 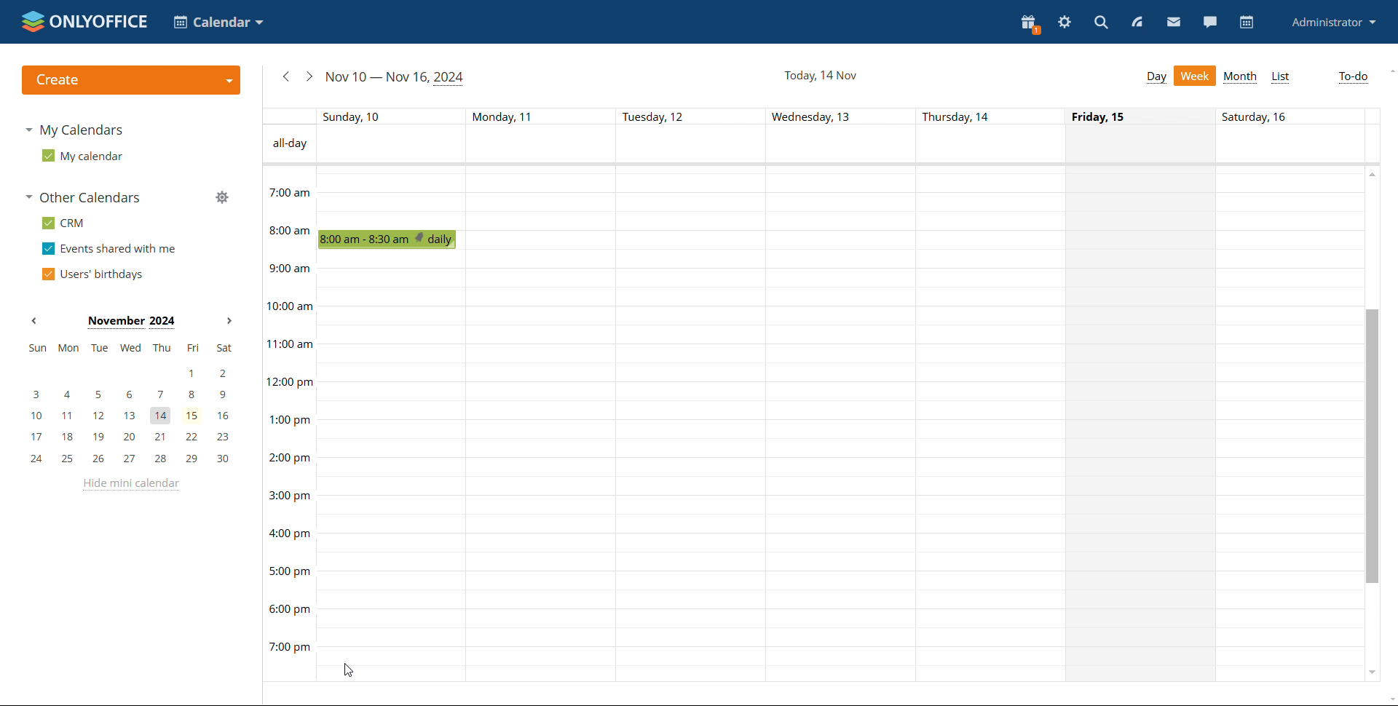 What do you see at coordinates (1196, 76) in the screenshot?
I see `week view` at bounding box center [1196, 76].